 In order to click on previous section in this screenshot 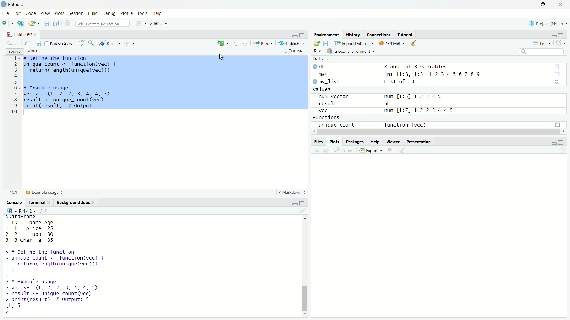, I will do `click(236, 44)`.